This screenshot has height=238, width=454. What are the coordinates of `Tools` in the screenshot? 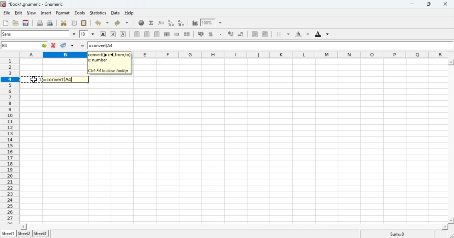 It's located at (80, 13).